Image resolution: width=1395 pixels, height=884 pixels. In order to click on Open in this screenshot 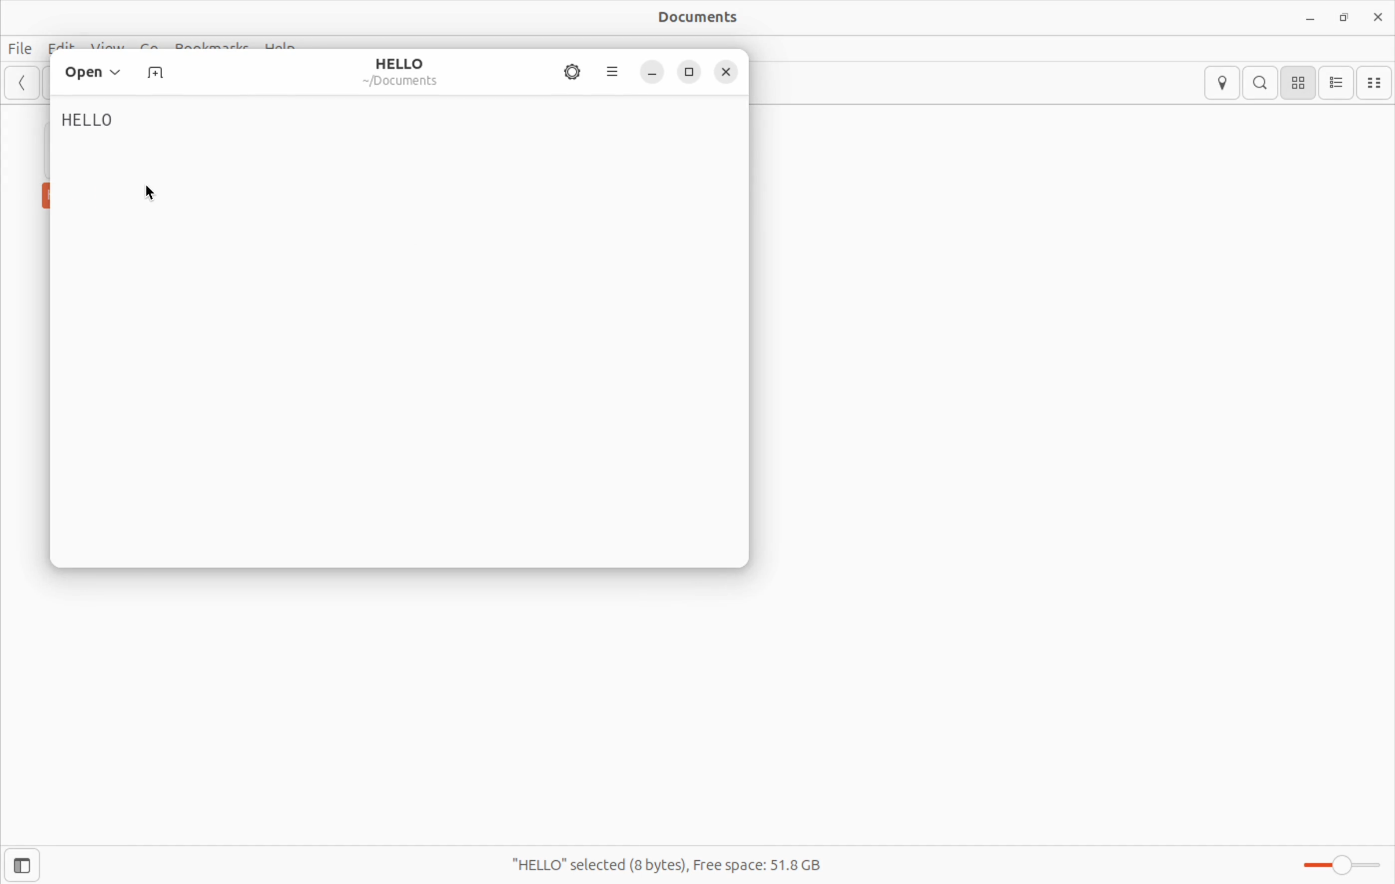, I will do `click(91, 72)`.